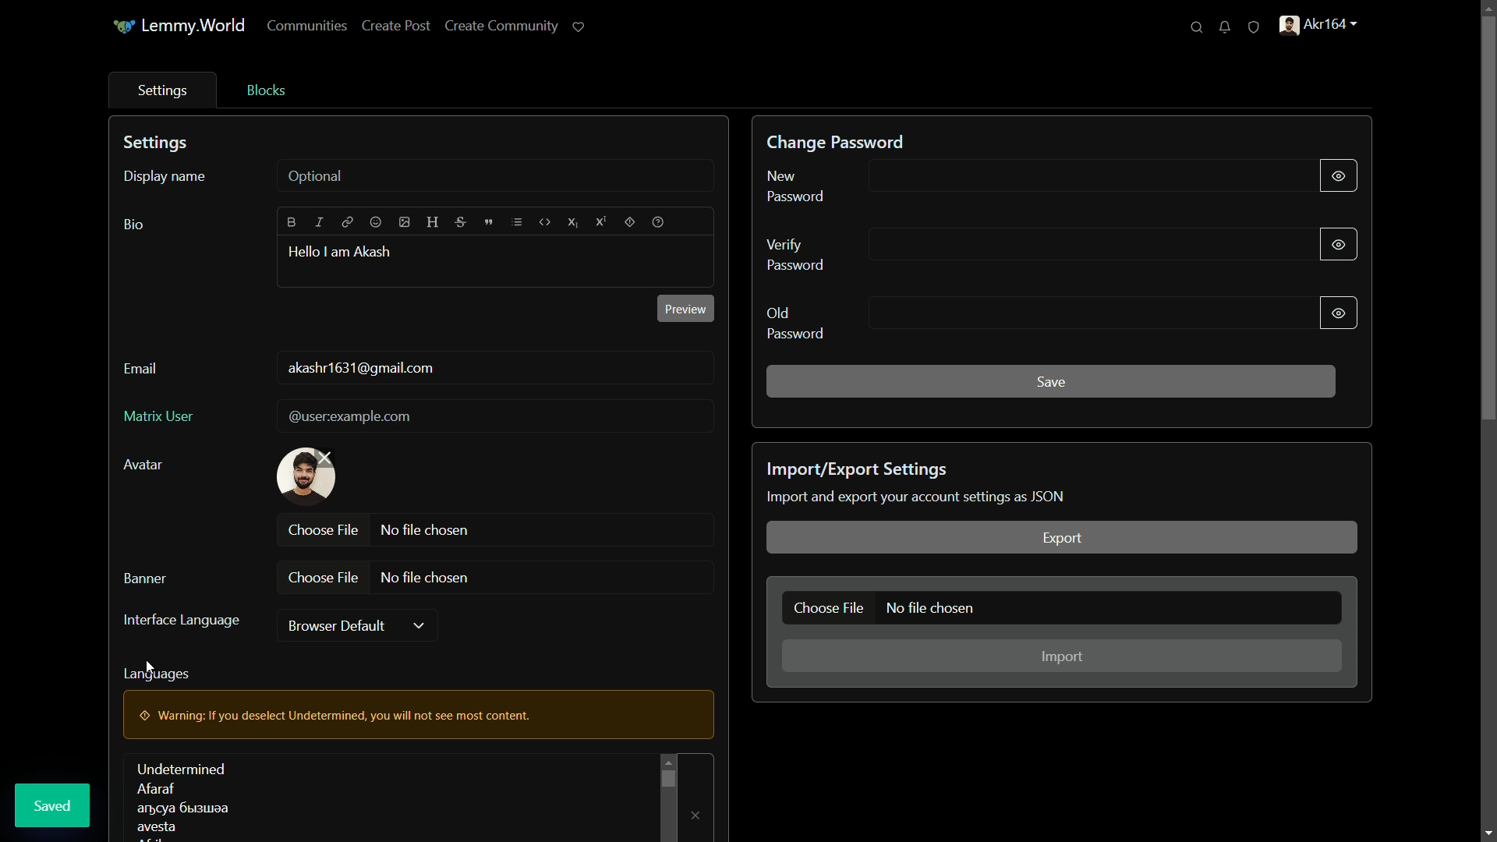 This screenshot has width=1497, height=842. Describe the element at coordinates (544, 223) in the screenshot. I see `code` at that location.